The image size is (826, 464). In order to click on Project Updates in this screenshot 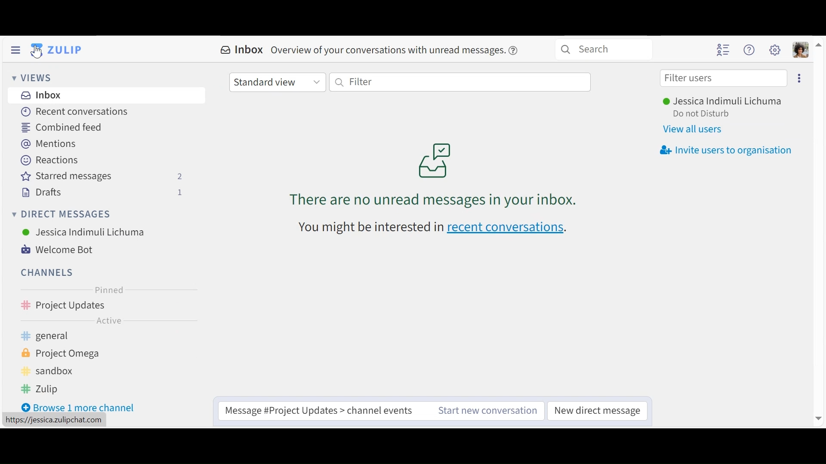, I will do `click(94, 305)`.